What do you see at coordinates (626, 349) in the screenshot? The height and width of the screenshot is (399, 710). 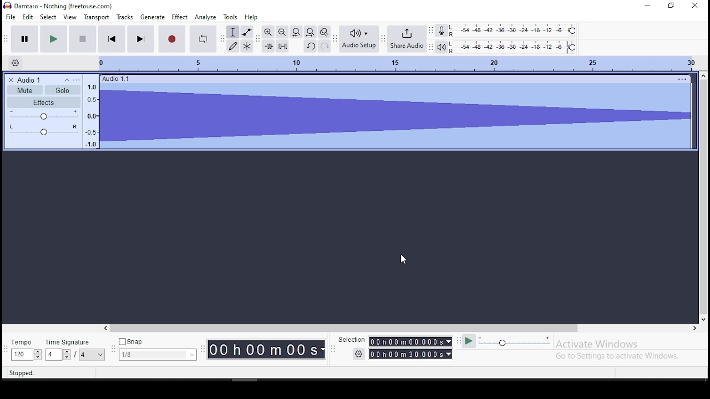 I see `activate windows` at bounding box center [626, 349].